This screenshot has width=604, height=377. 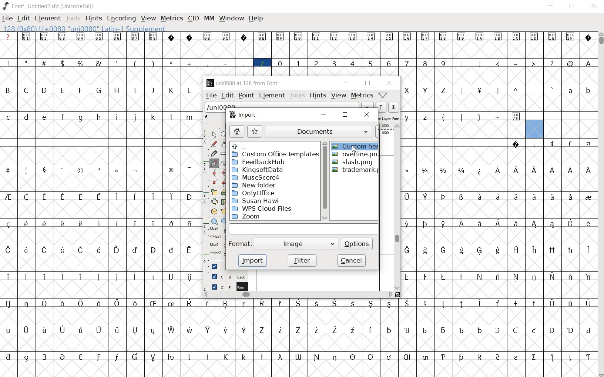 I want to click on glyph, so click(x=62, y=90).